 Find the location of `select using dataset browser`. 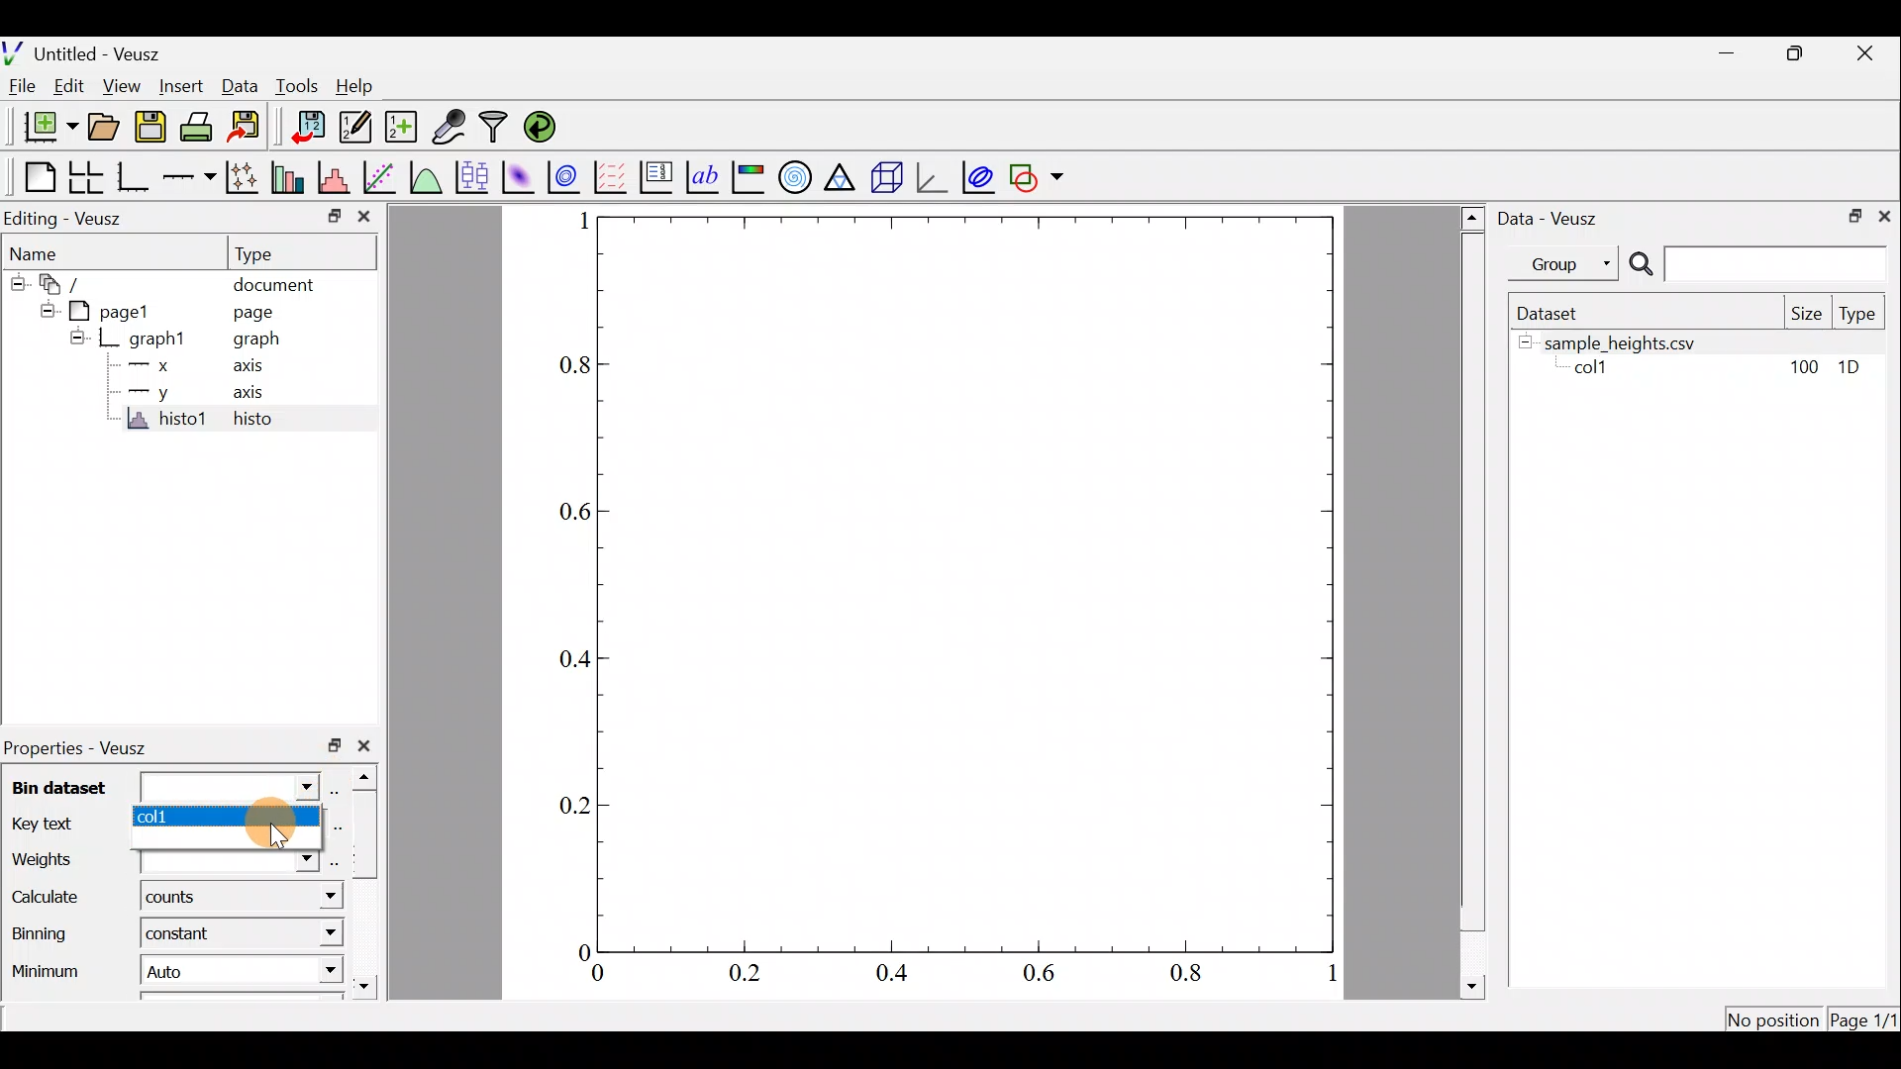

select using dataset browser is located at coordinates (333, 824).